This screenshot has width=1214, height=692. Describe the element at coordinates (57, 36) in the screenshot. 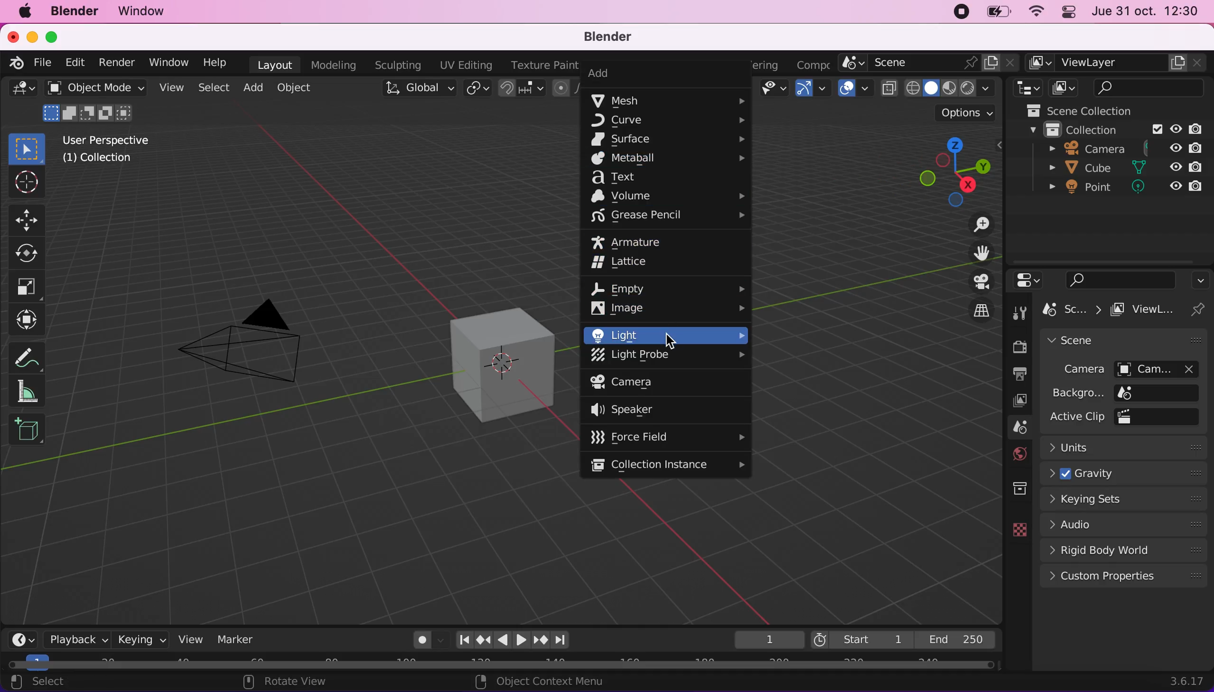

I see `maximize` at that location.